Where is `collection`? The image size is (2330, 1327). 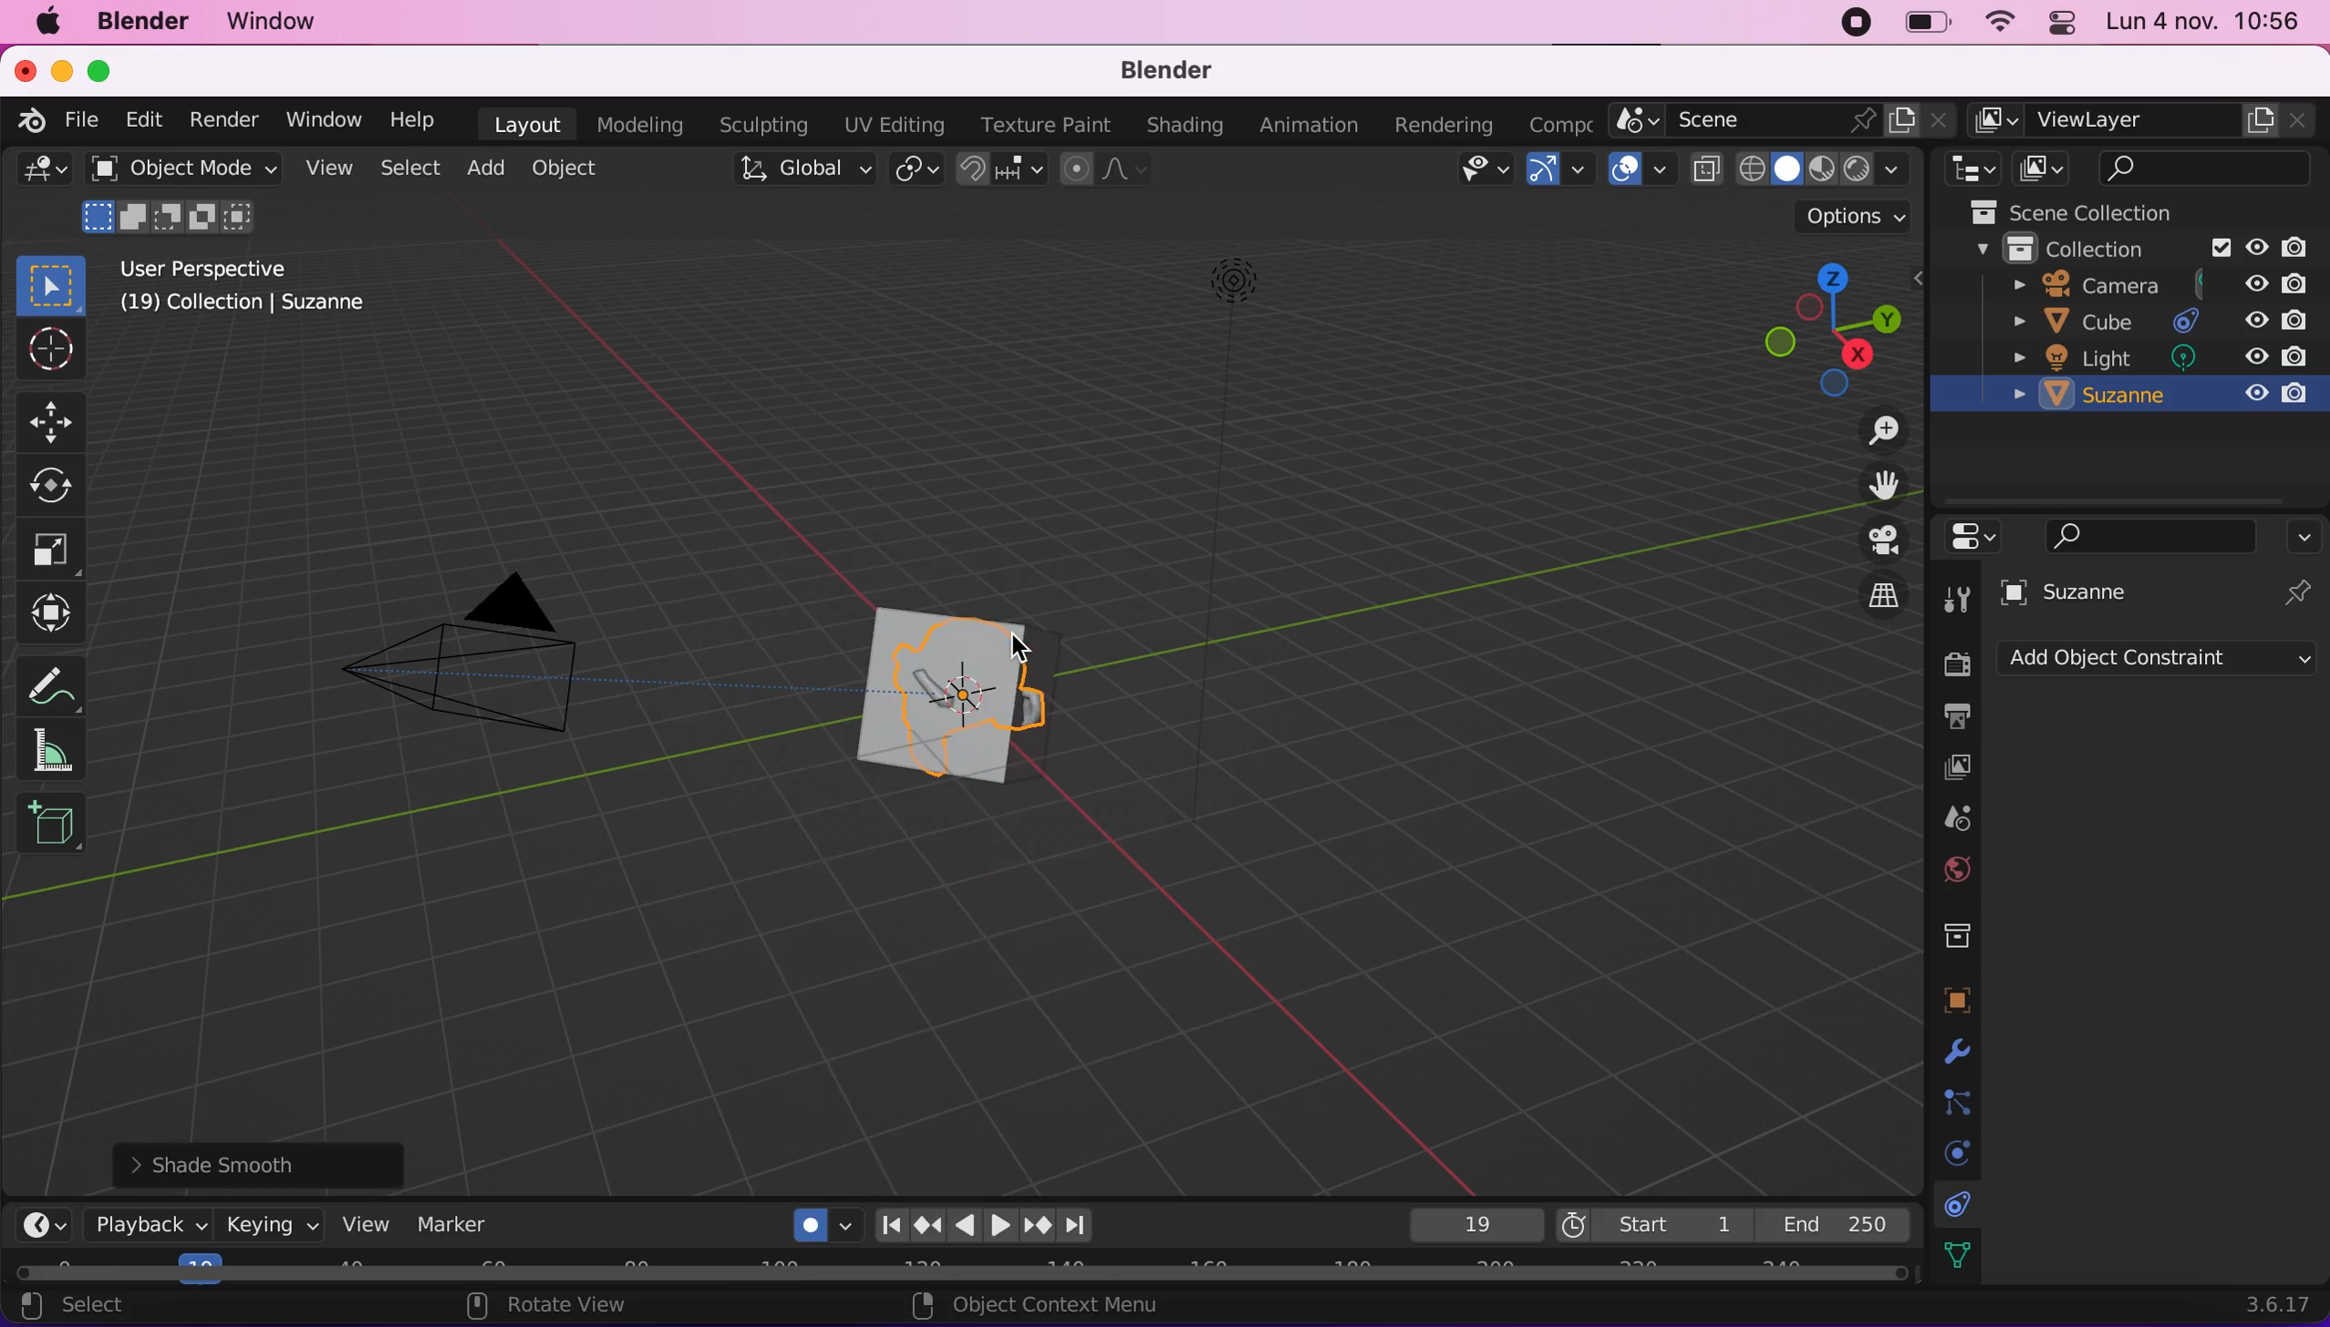
collection is located at coordinates (2149, 250).